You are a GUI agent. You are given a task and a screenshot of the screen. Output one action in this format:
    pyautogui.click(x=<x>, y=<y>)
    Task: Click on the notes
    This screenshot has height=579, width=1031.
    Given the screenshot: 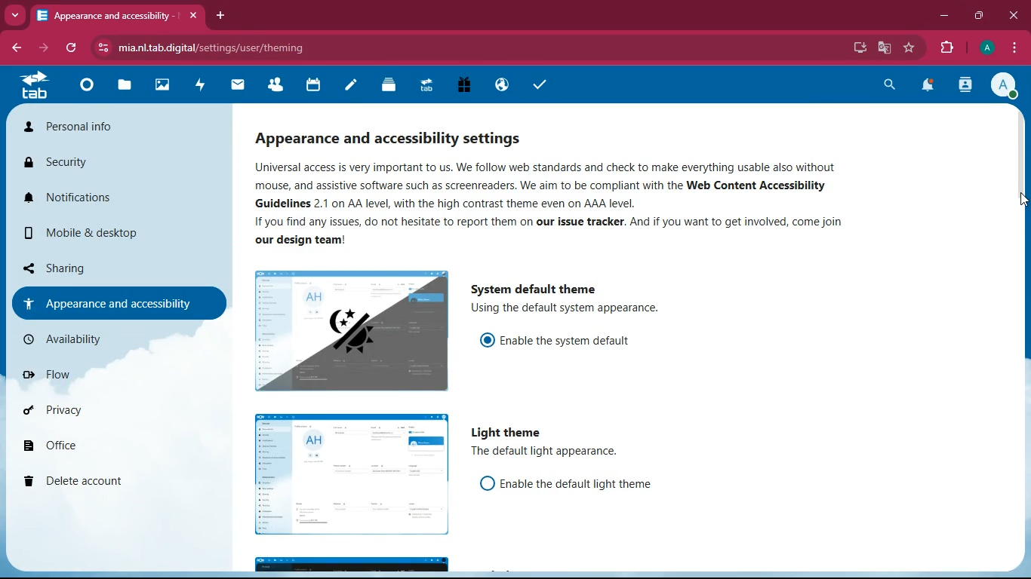 What is the action you would take?
    pyautogui.click(x=348, y=87)
    